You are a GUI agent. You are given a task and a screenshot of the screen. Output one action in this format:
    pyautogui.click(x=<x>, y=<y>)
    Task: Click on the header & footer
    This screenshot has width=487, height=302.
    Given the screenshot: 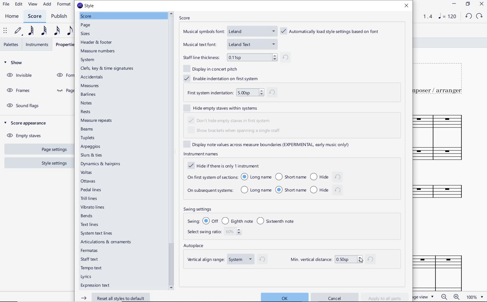 What is the action you would take?
    pyautogui.click(x=98, y=43)
    